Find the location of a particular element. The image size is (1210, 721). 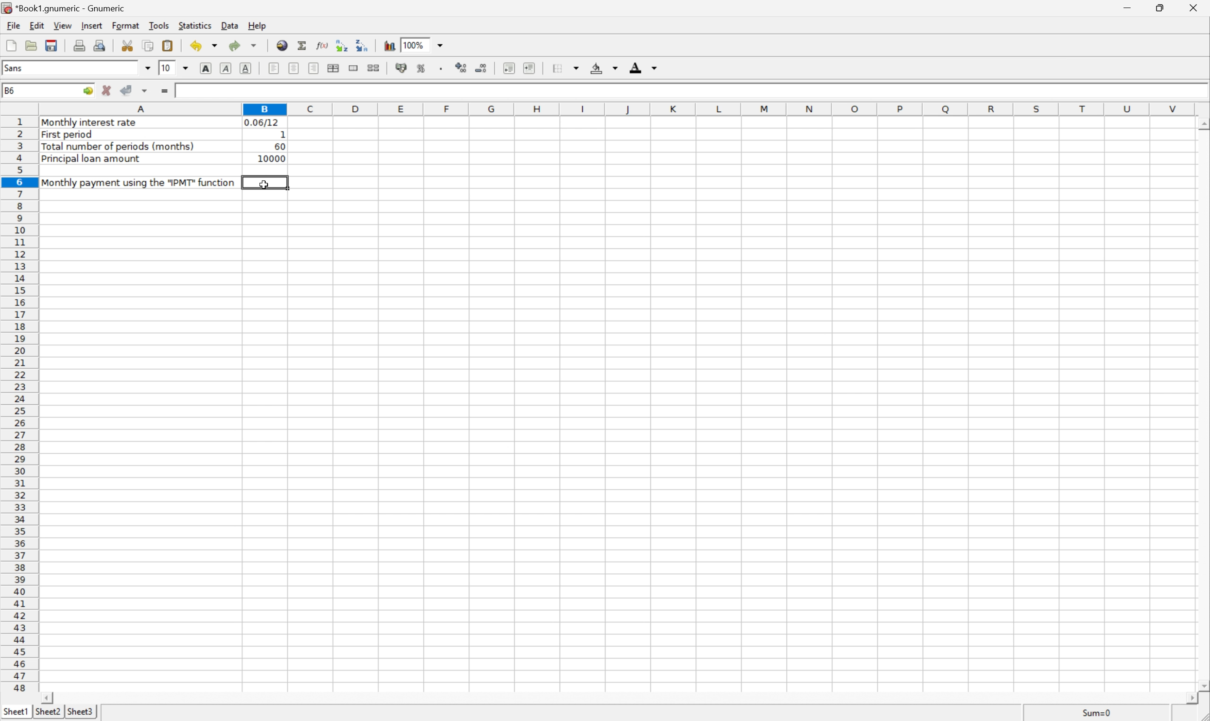

Total number of periods (months) is located at coordinates (121, 146).